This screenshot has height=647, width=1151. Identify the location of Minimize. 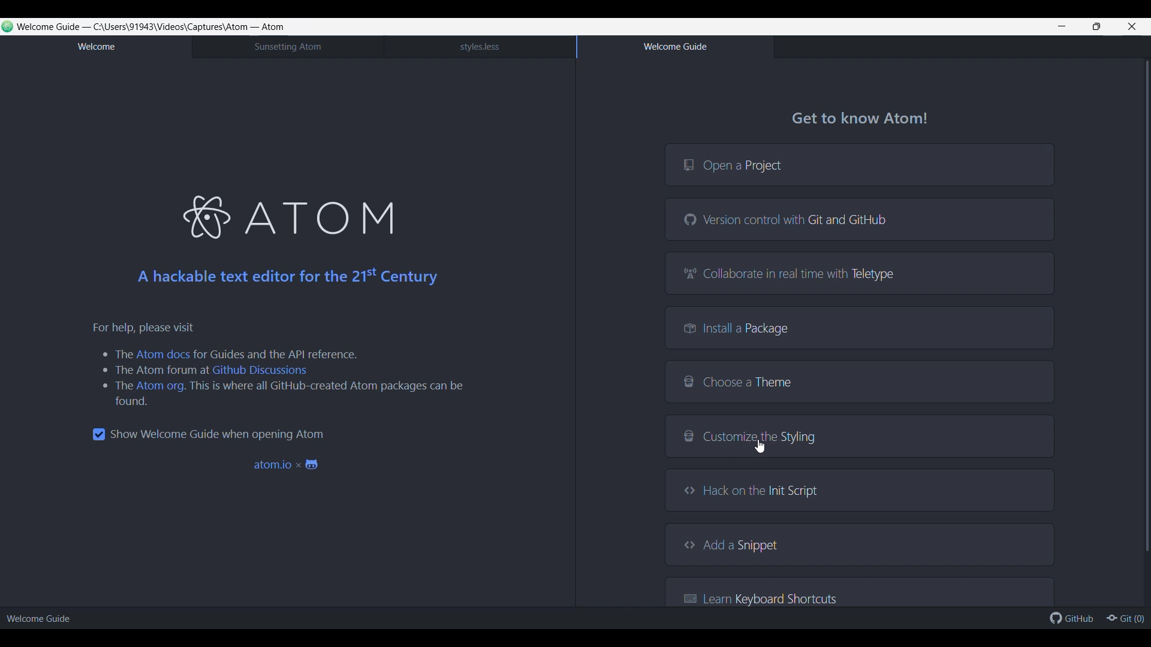
(1062, 26).